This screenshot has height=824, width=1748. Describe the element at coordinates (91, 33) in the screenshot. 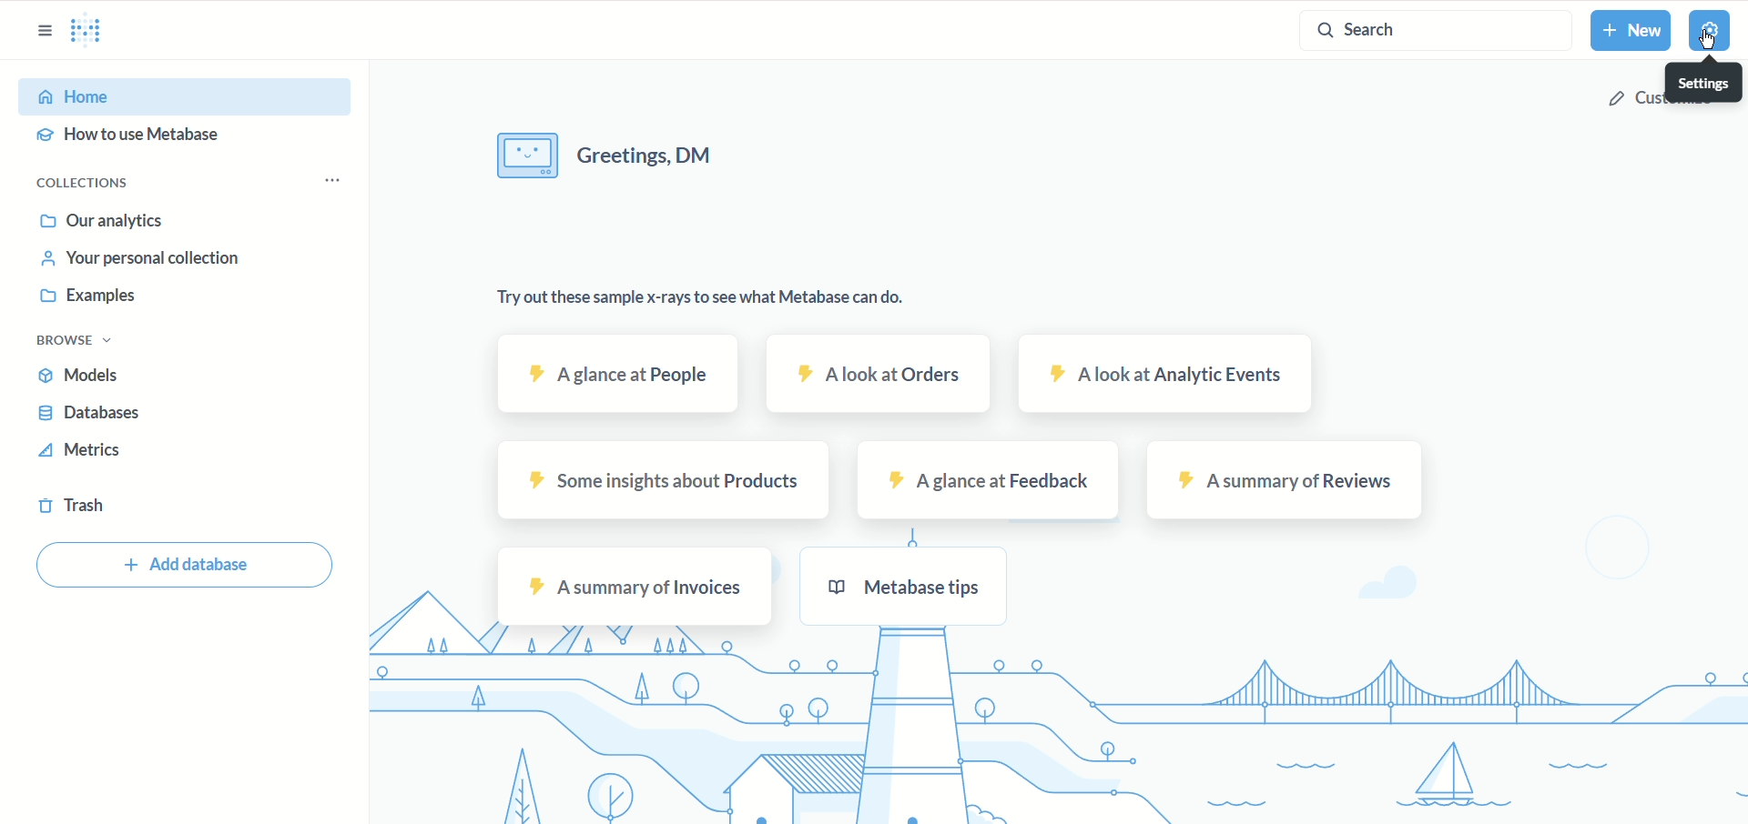

I see `Metabase home` at that location.